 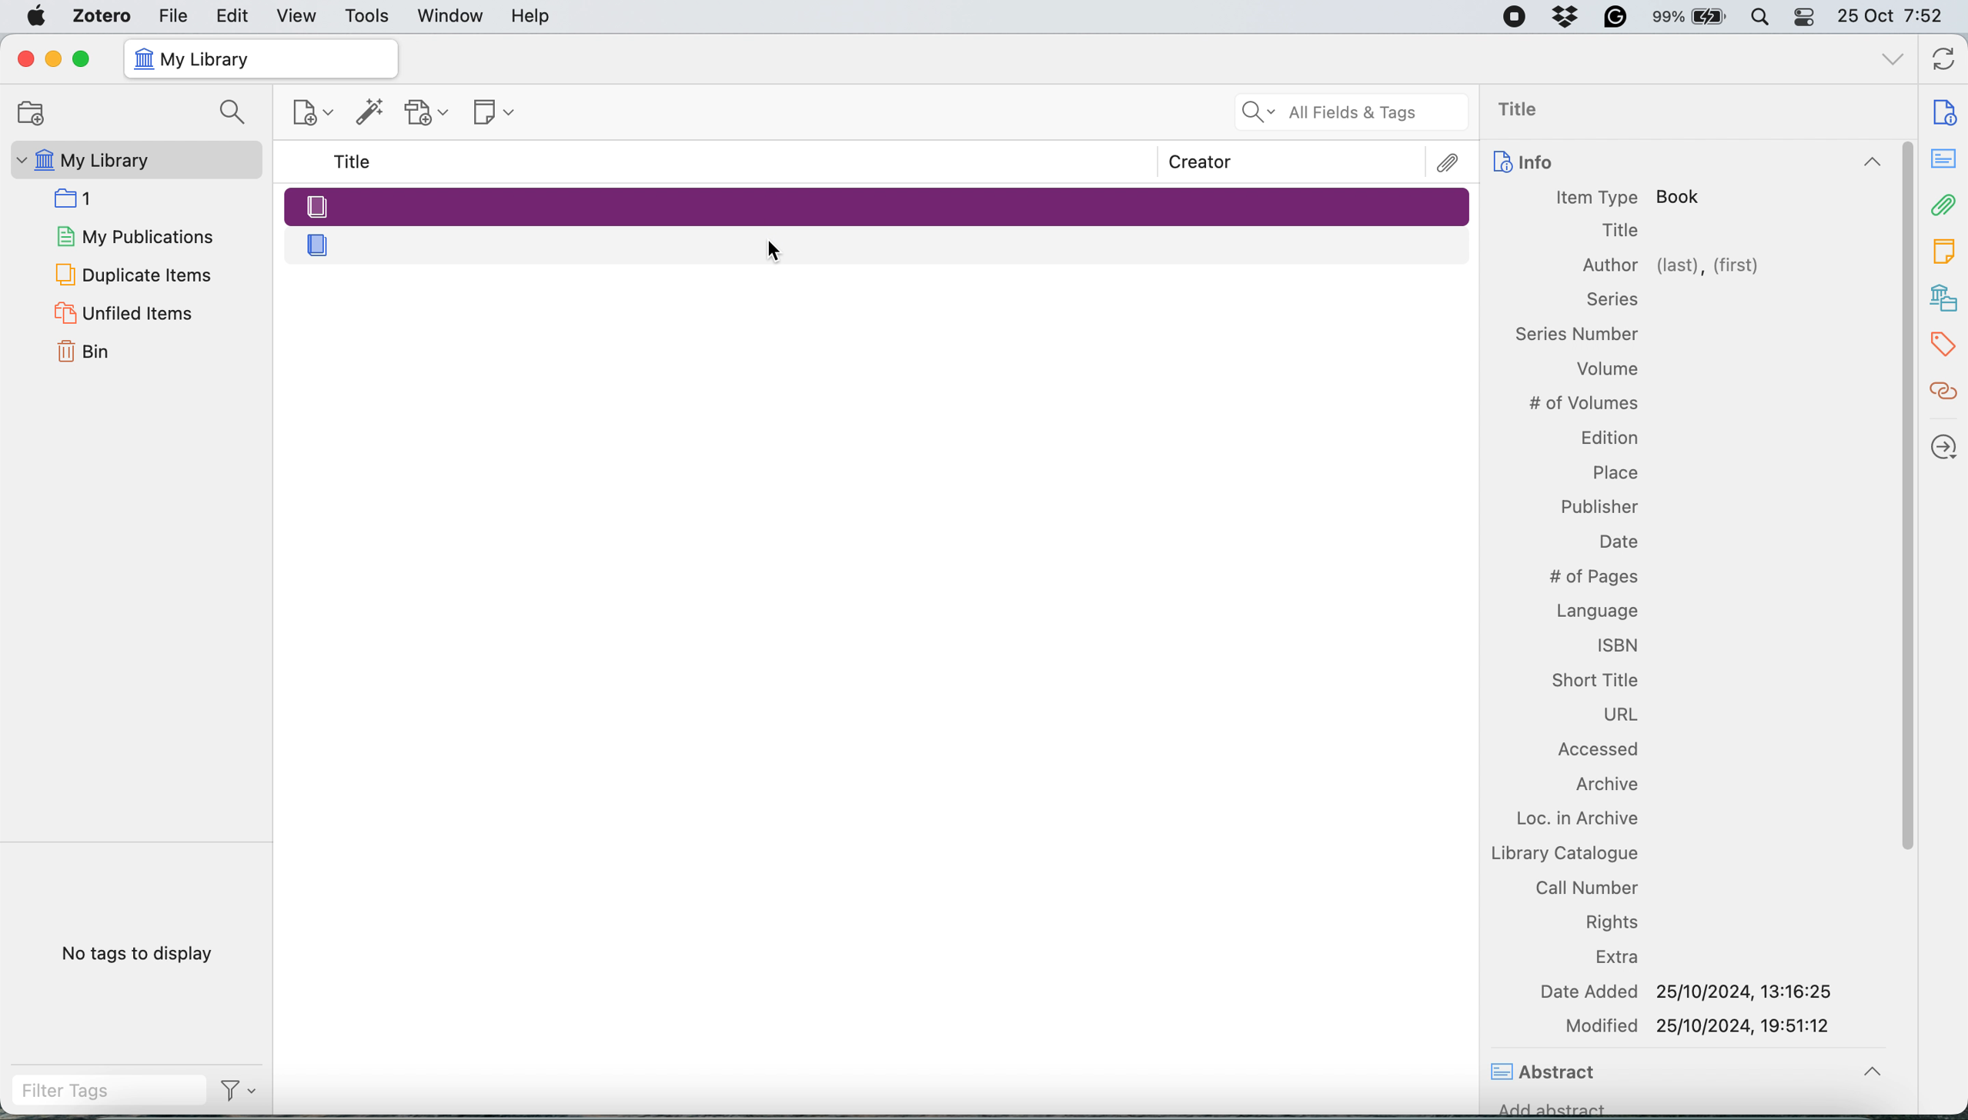 What do you see at coordinates (1563, 852) in the screenshot?
I see `Library Catalogue` at bounding box center [1563, 852].